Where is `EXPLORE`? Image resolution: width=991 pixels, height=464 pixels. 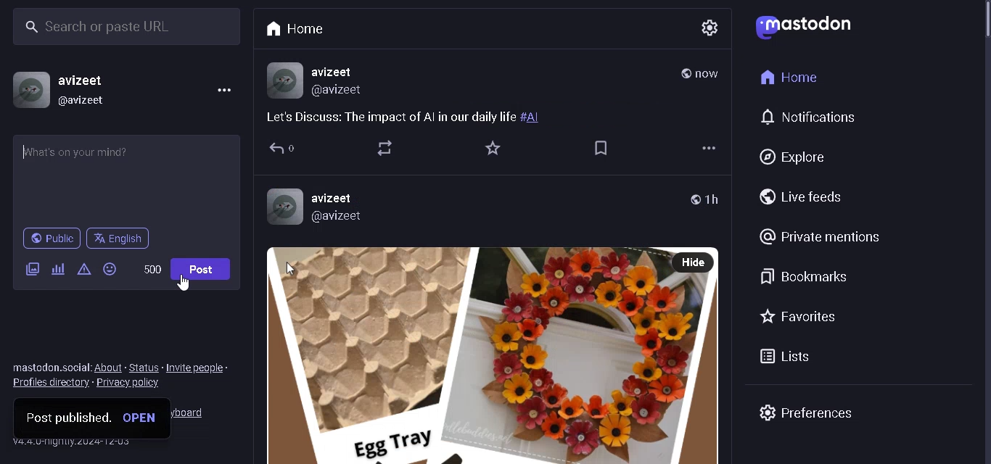
EXPLORE is located at coordinates (791, 155).